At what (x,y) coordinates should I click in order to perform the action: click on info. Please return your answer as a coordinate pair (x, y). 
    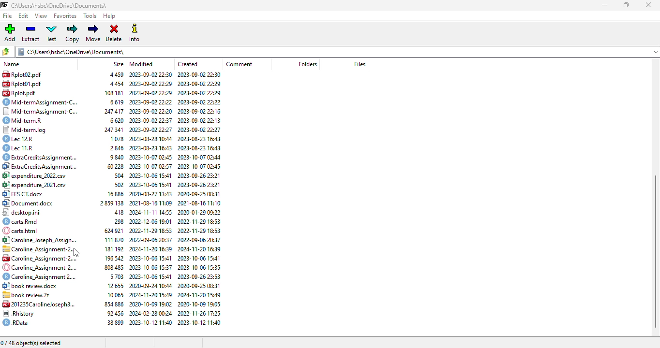
    Looking at the image, I should click on (135, 32).